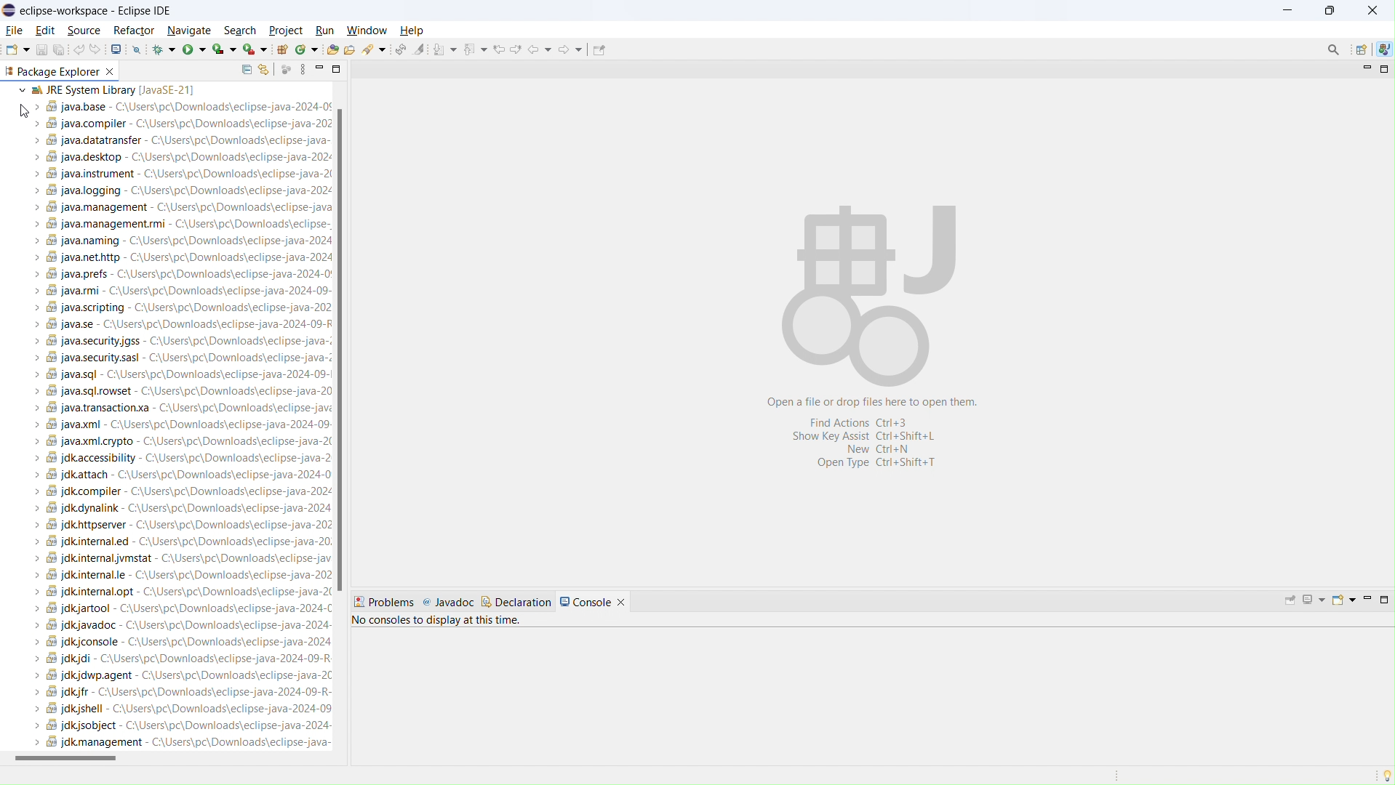 The height and width of the screenshot is (785, 1395). I want to click on minimize, so click(1363, 68).